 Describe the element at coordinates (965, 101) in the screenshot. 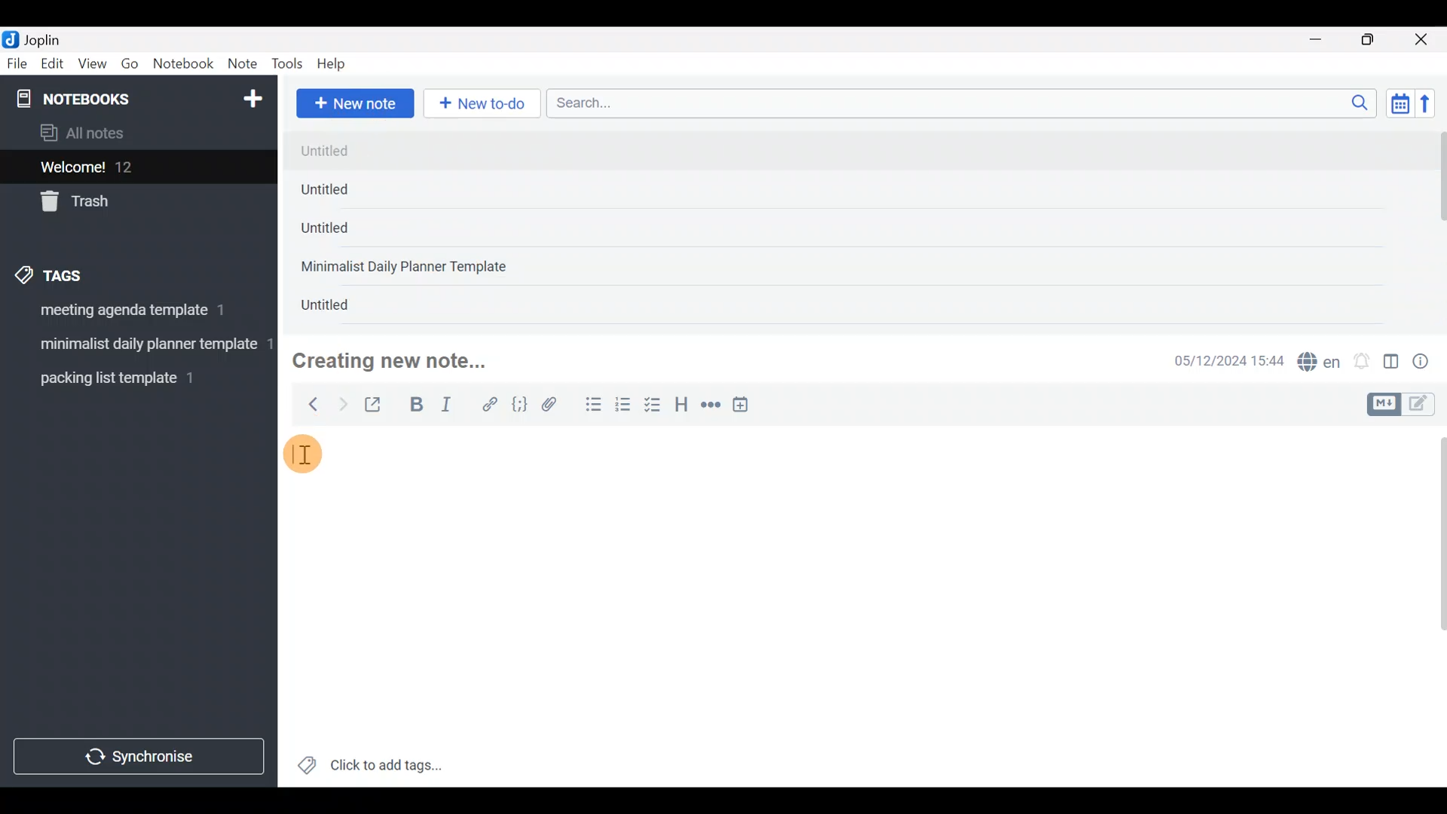

I see `Search bar` at that location.